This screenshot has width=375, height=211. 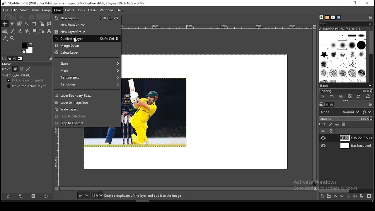 I want to click on crop to content, so click(x=86, y=123).